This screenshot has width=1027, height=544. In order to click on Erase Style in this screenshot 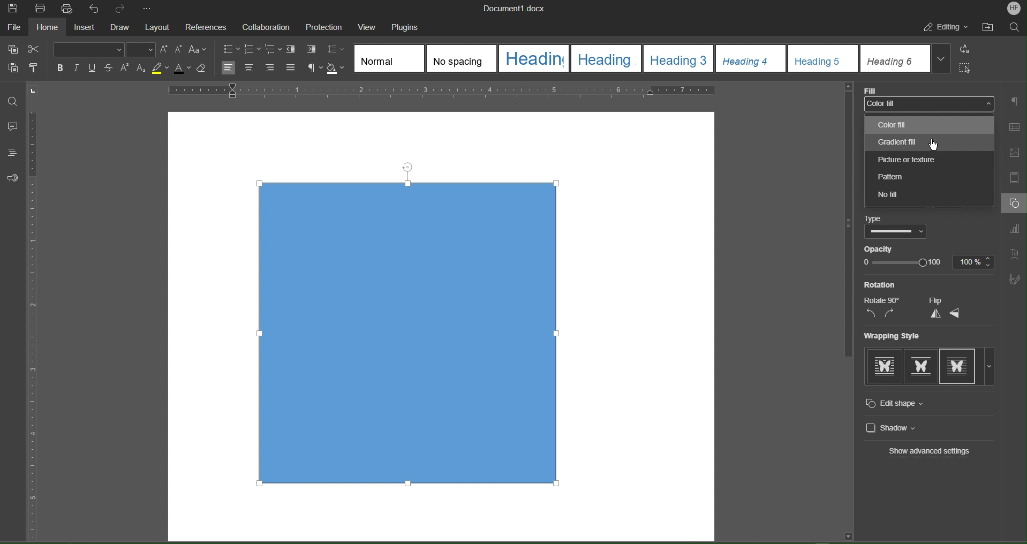, I will do `click(202, 69)`.